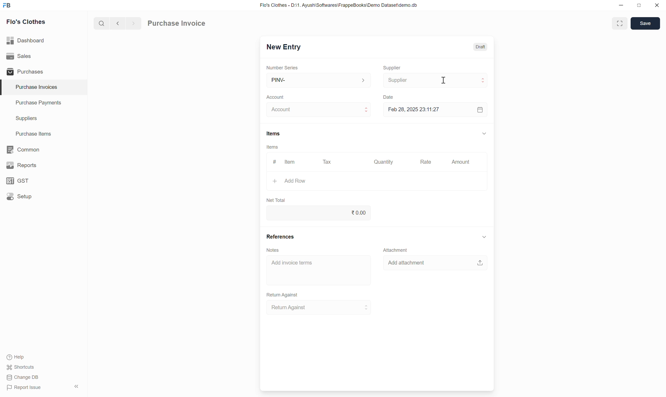 The height and width of the screenshot is (397, 666). Describe the element at coordinates (480, 47) in the screenshot. I see `Draft` at that location.